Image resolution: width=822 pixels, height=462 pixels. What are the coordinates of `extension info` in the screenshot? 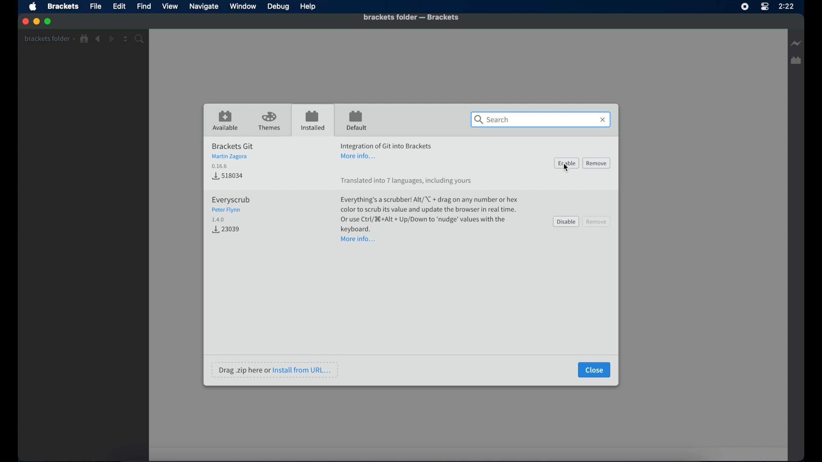 It's located at (387, 145).